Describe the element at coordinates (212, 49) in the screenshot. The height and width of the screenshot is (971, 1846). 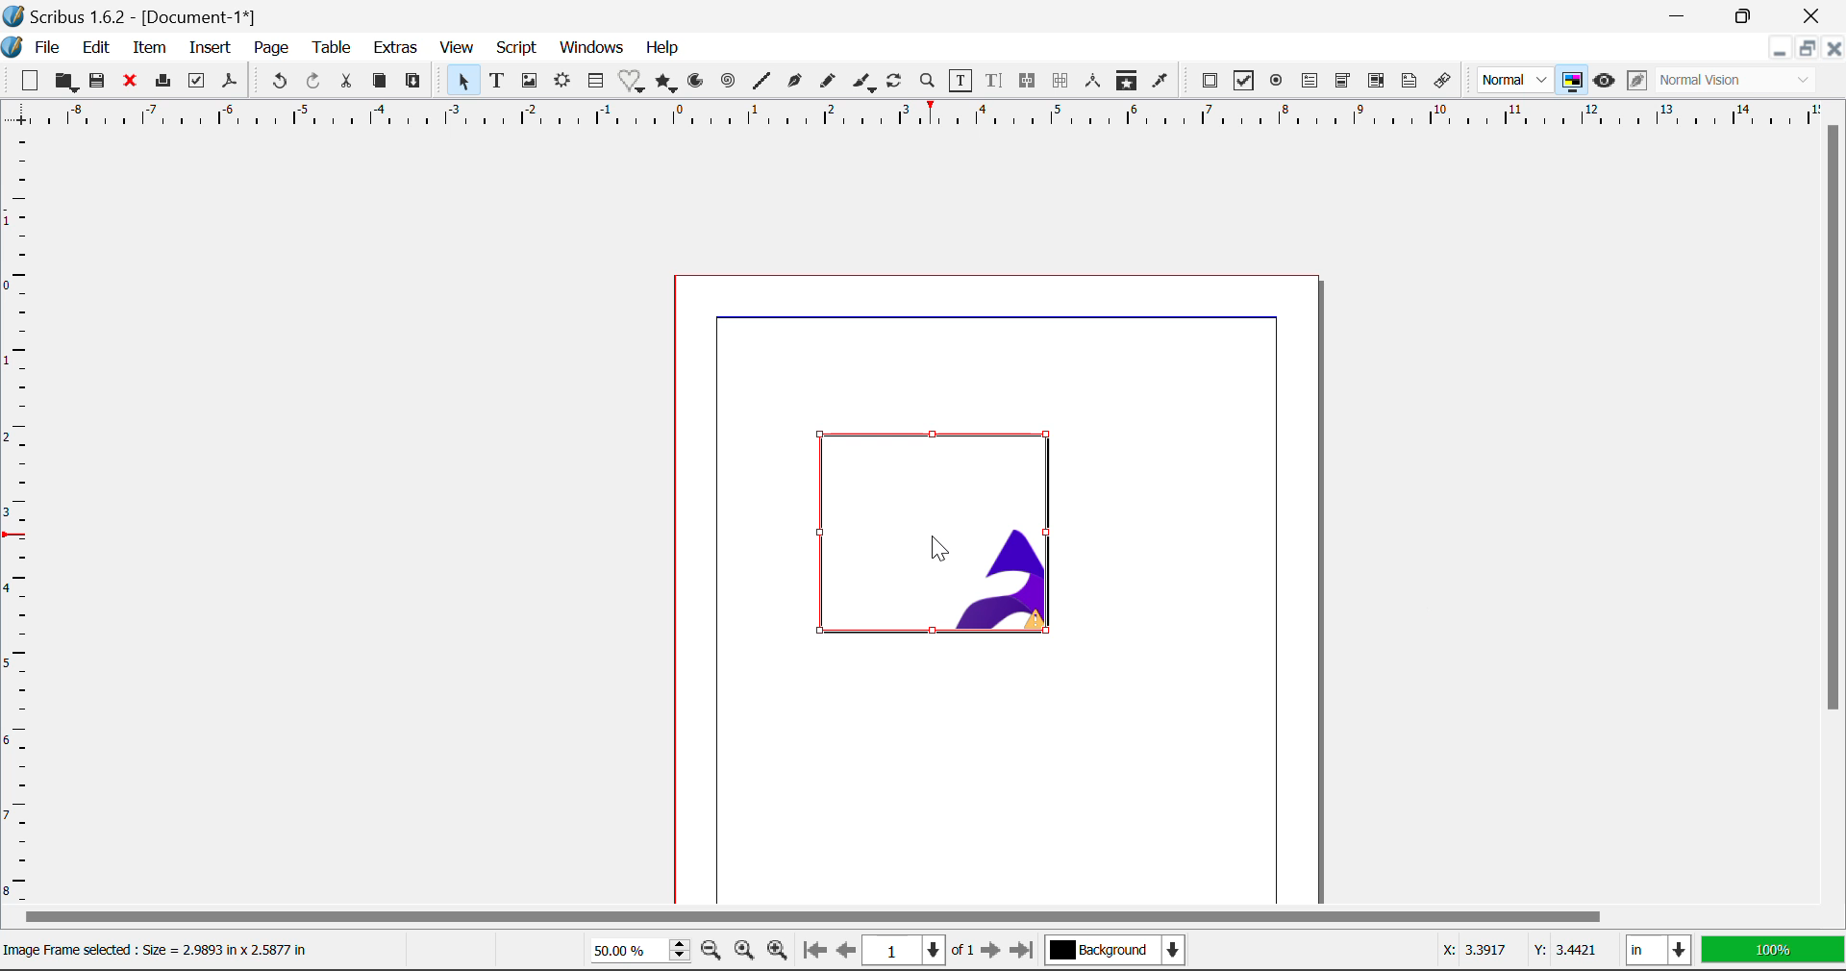
I see `Insert` at that location.